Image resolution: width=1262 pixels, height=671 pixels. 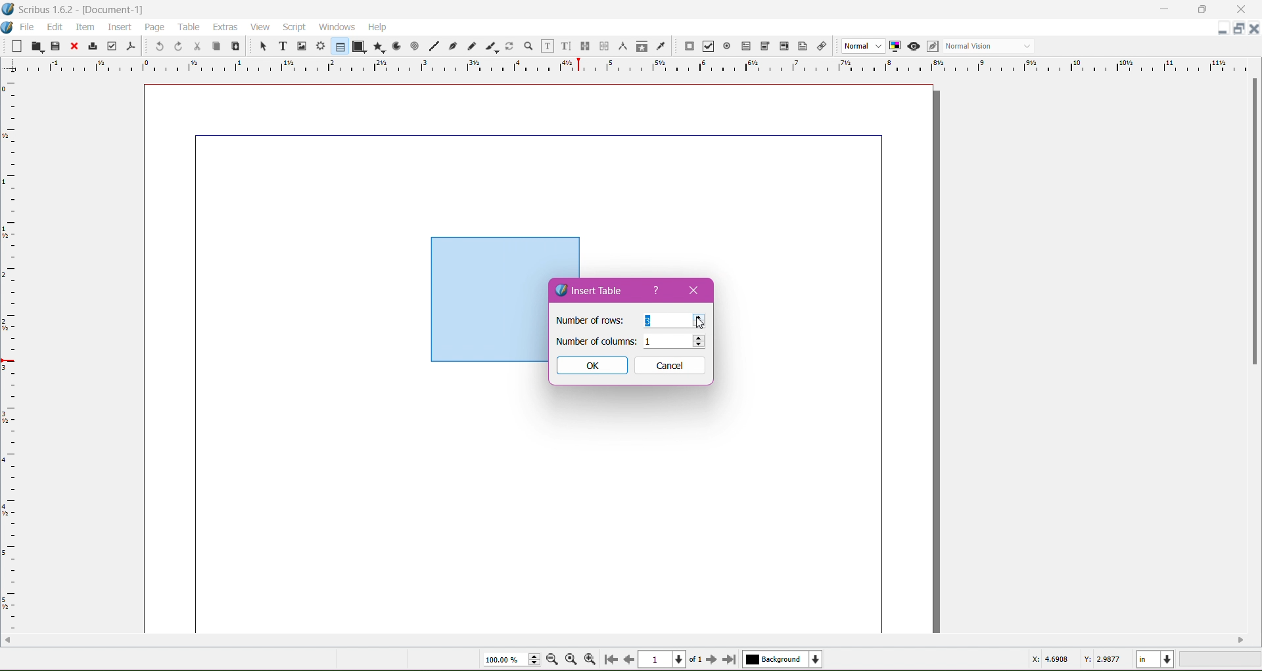 I want to click on Current Page, so click(x=664, y=658).